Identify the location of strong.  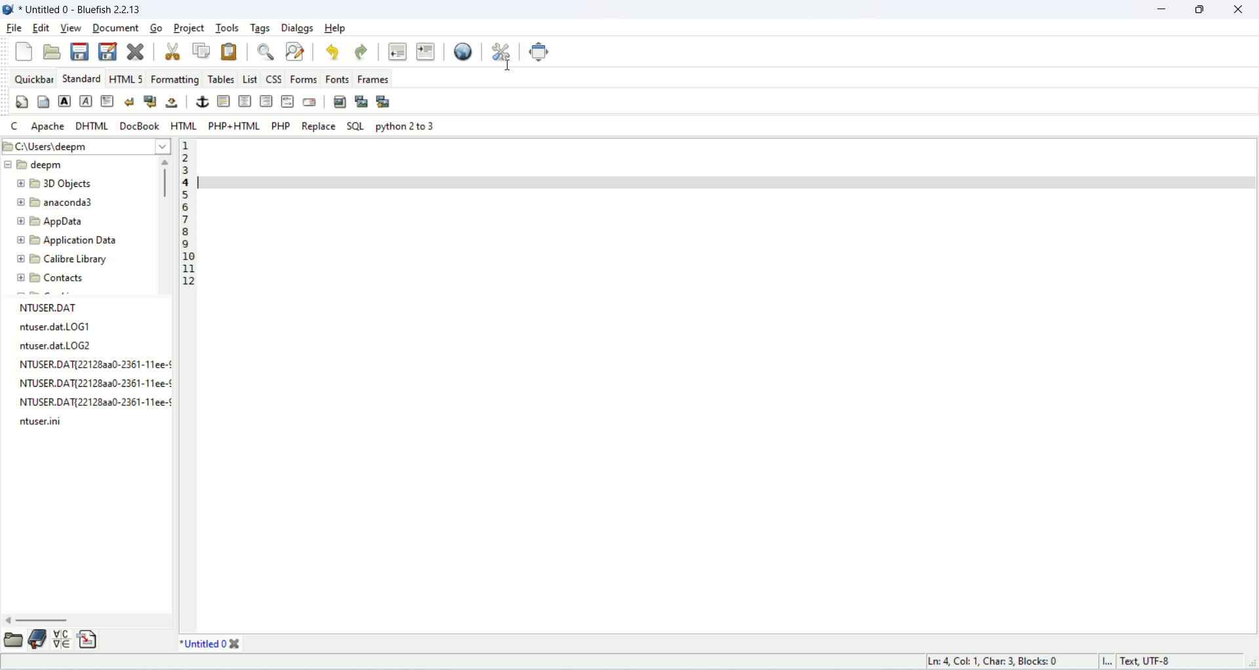
(64, 101).